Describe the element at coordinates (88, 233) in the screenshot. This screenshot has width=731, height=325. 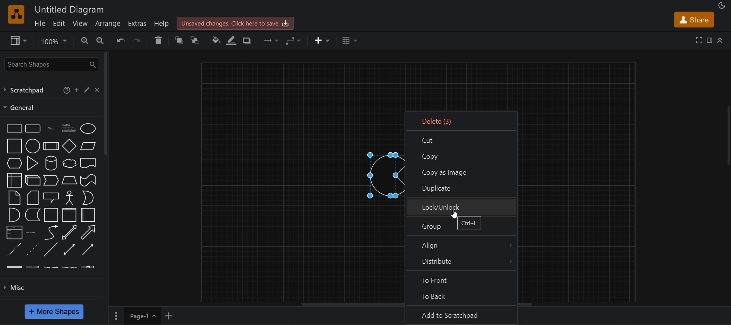
I see `Arrow` at that location.